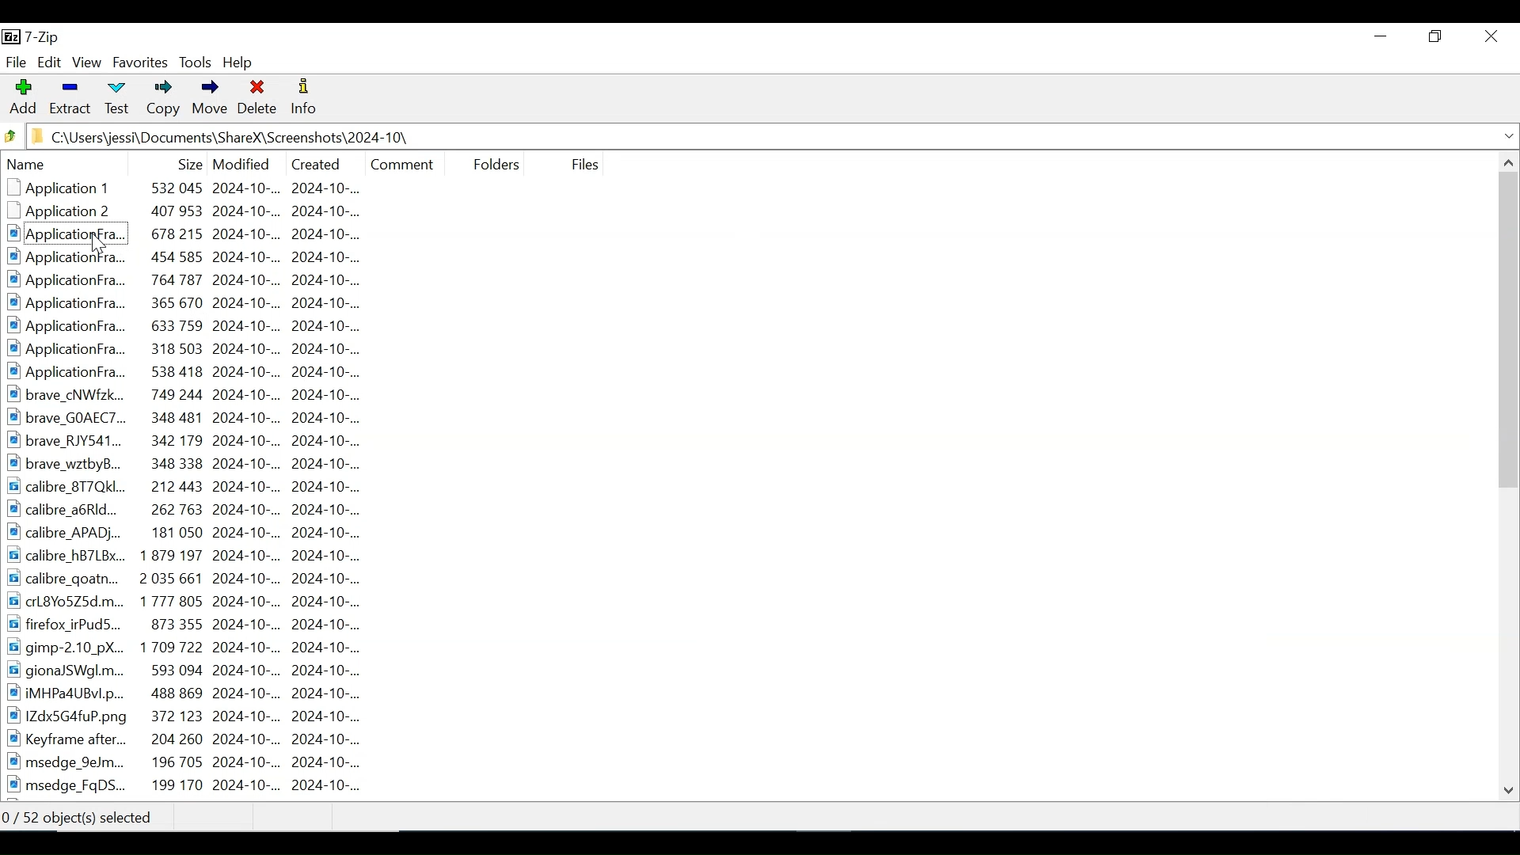 This screenshot has width=1520, height=855. I want to click on gionaJSWgl.m... 593 094 2024-10-.. 2024-10-..., so click(192, 671).